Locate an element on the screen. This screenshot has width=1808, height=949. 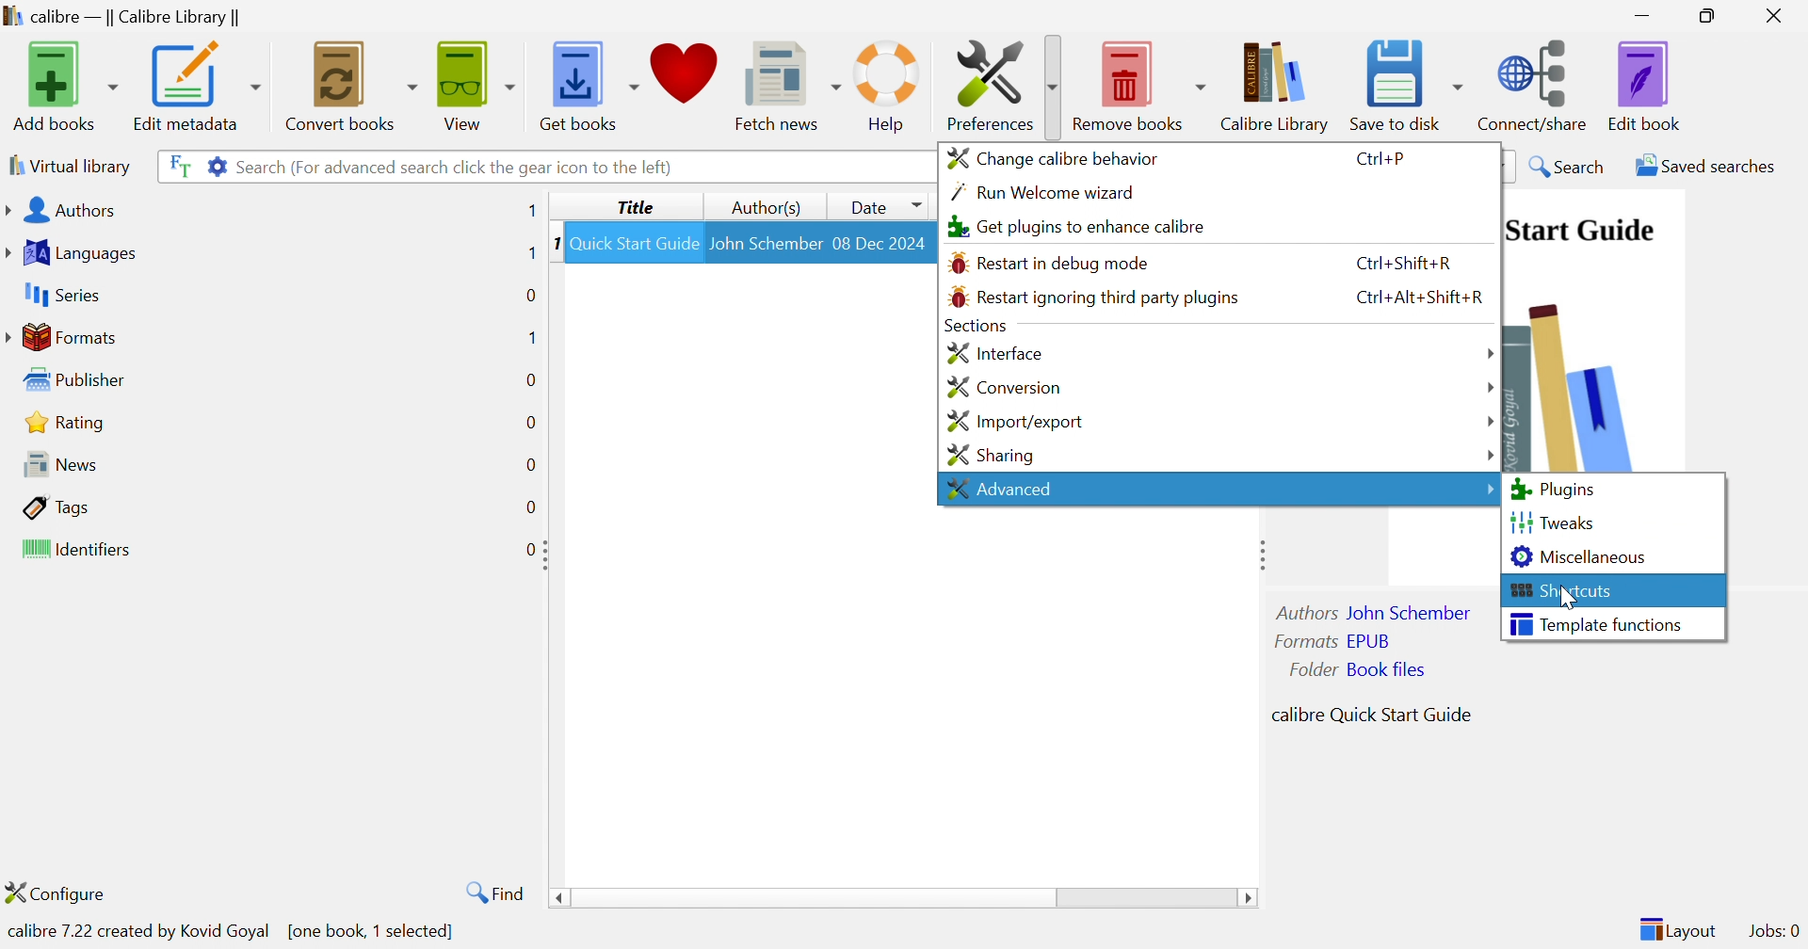
Publisher is located at coordinates (79, 380).